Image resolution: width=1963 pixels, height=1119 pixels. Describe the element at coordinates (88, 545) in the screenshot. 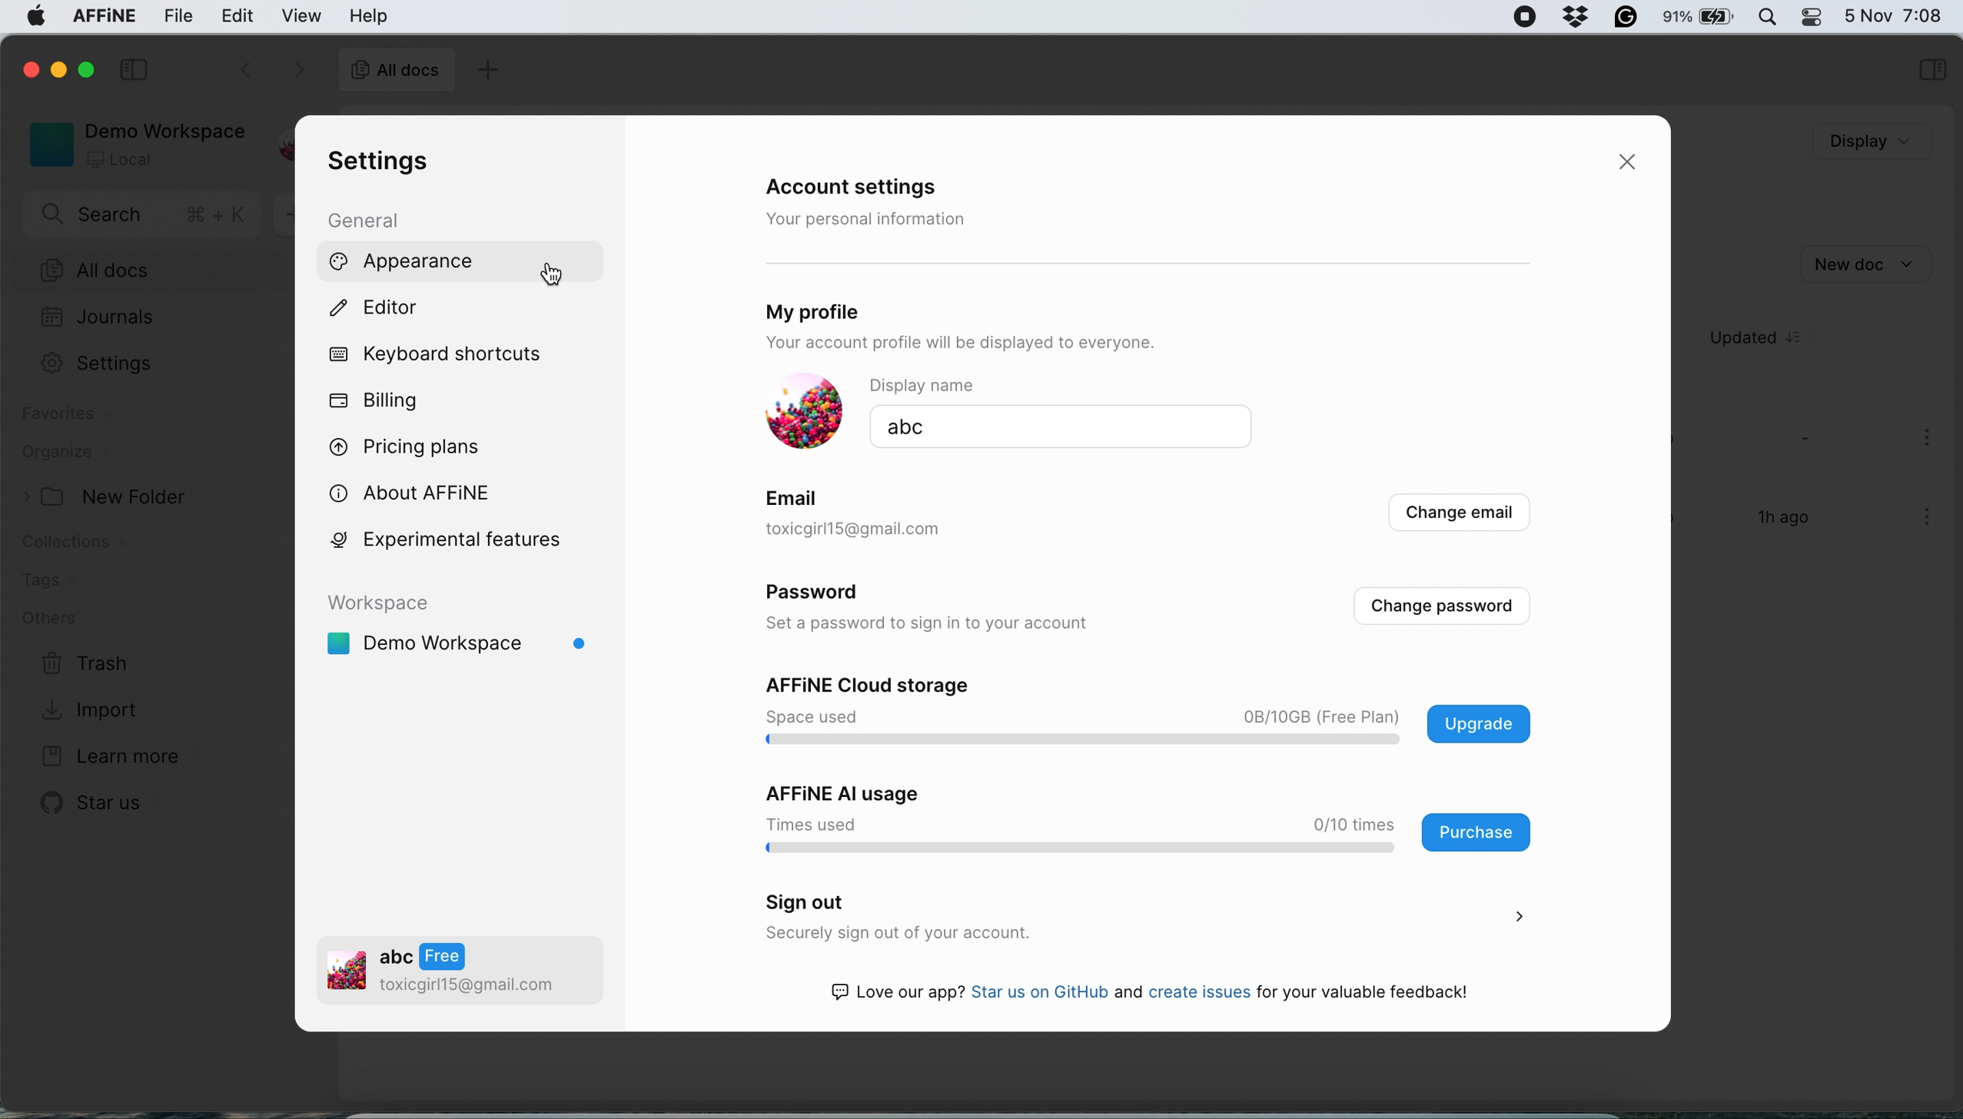

I see `collections` at that location.